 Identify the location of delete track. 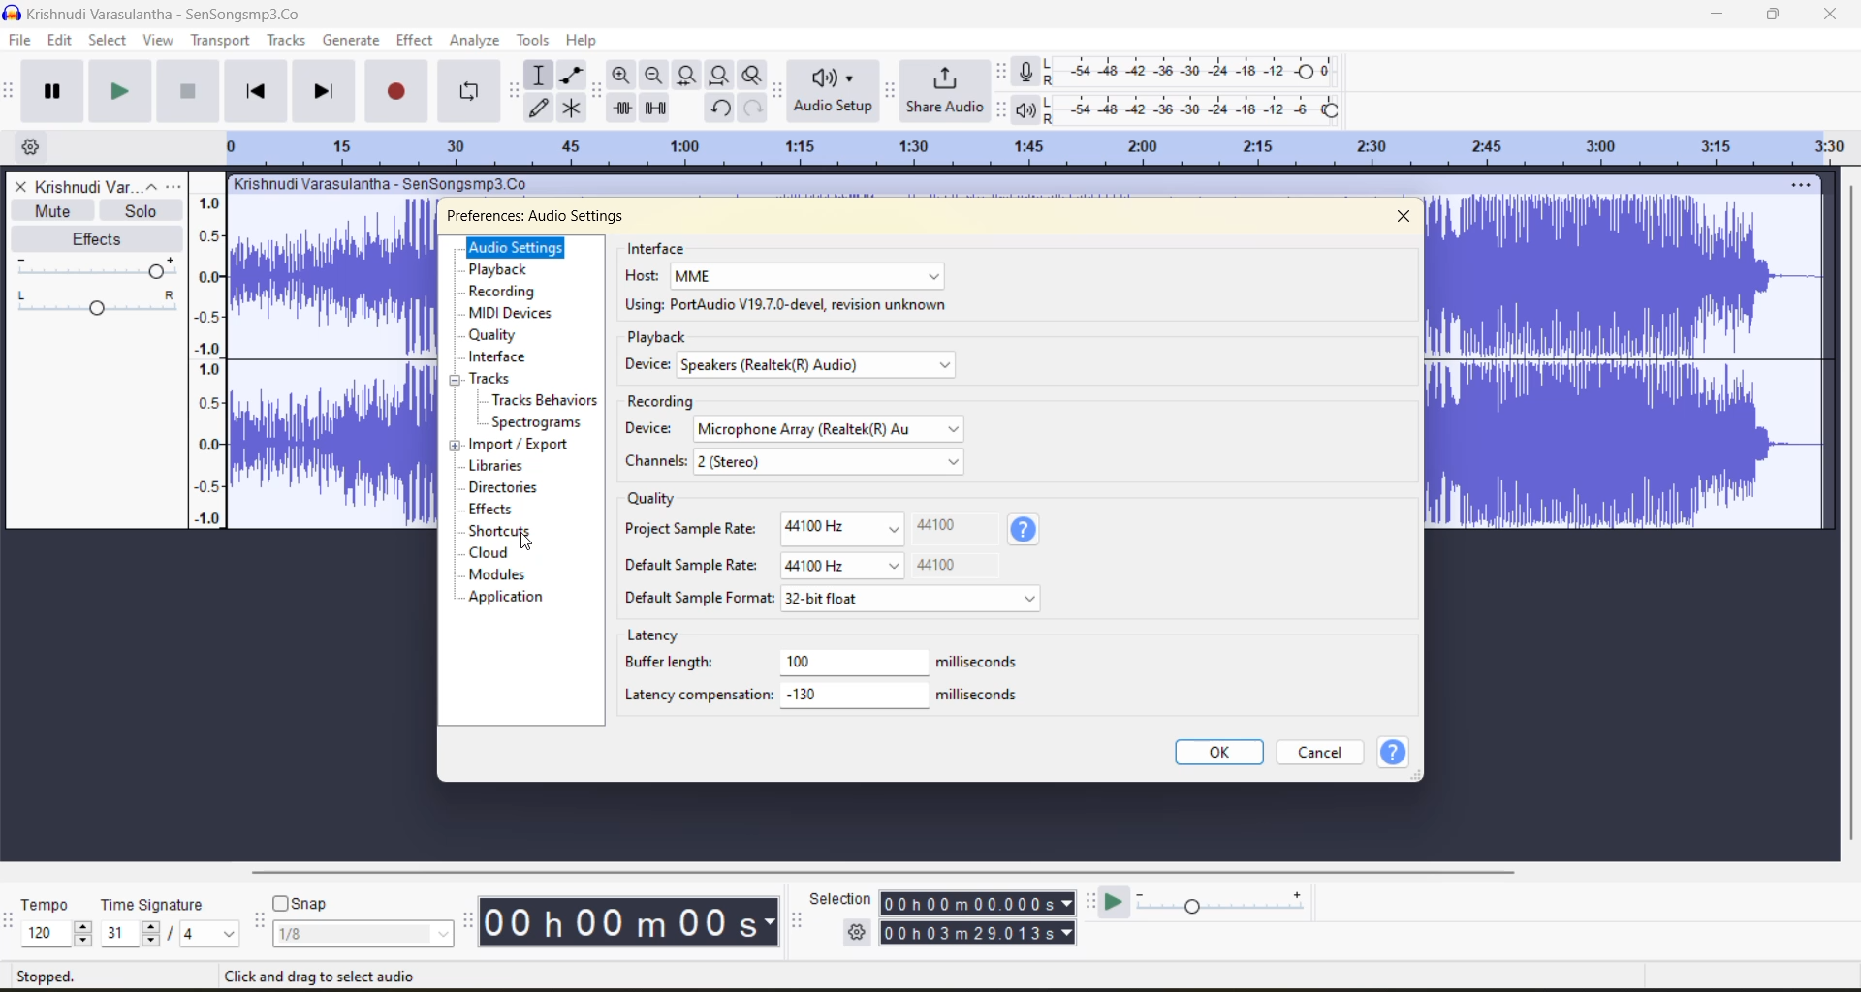
(23, 186).